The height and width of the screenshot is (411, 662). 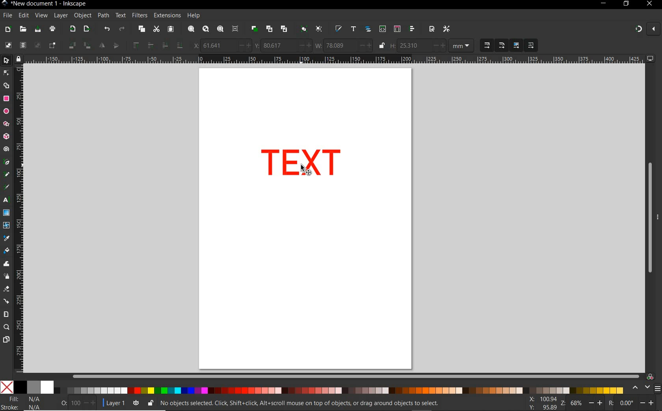 What do you see at coordinates (122, 29) in the screenshot?
I see `redo` at bounding box center [122, 29].